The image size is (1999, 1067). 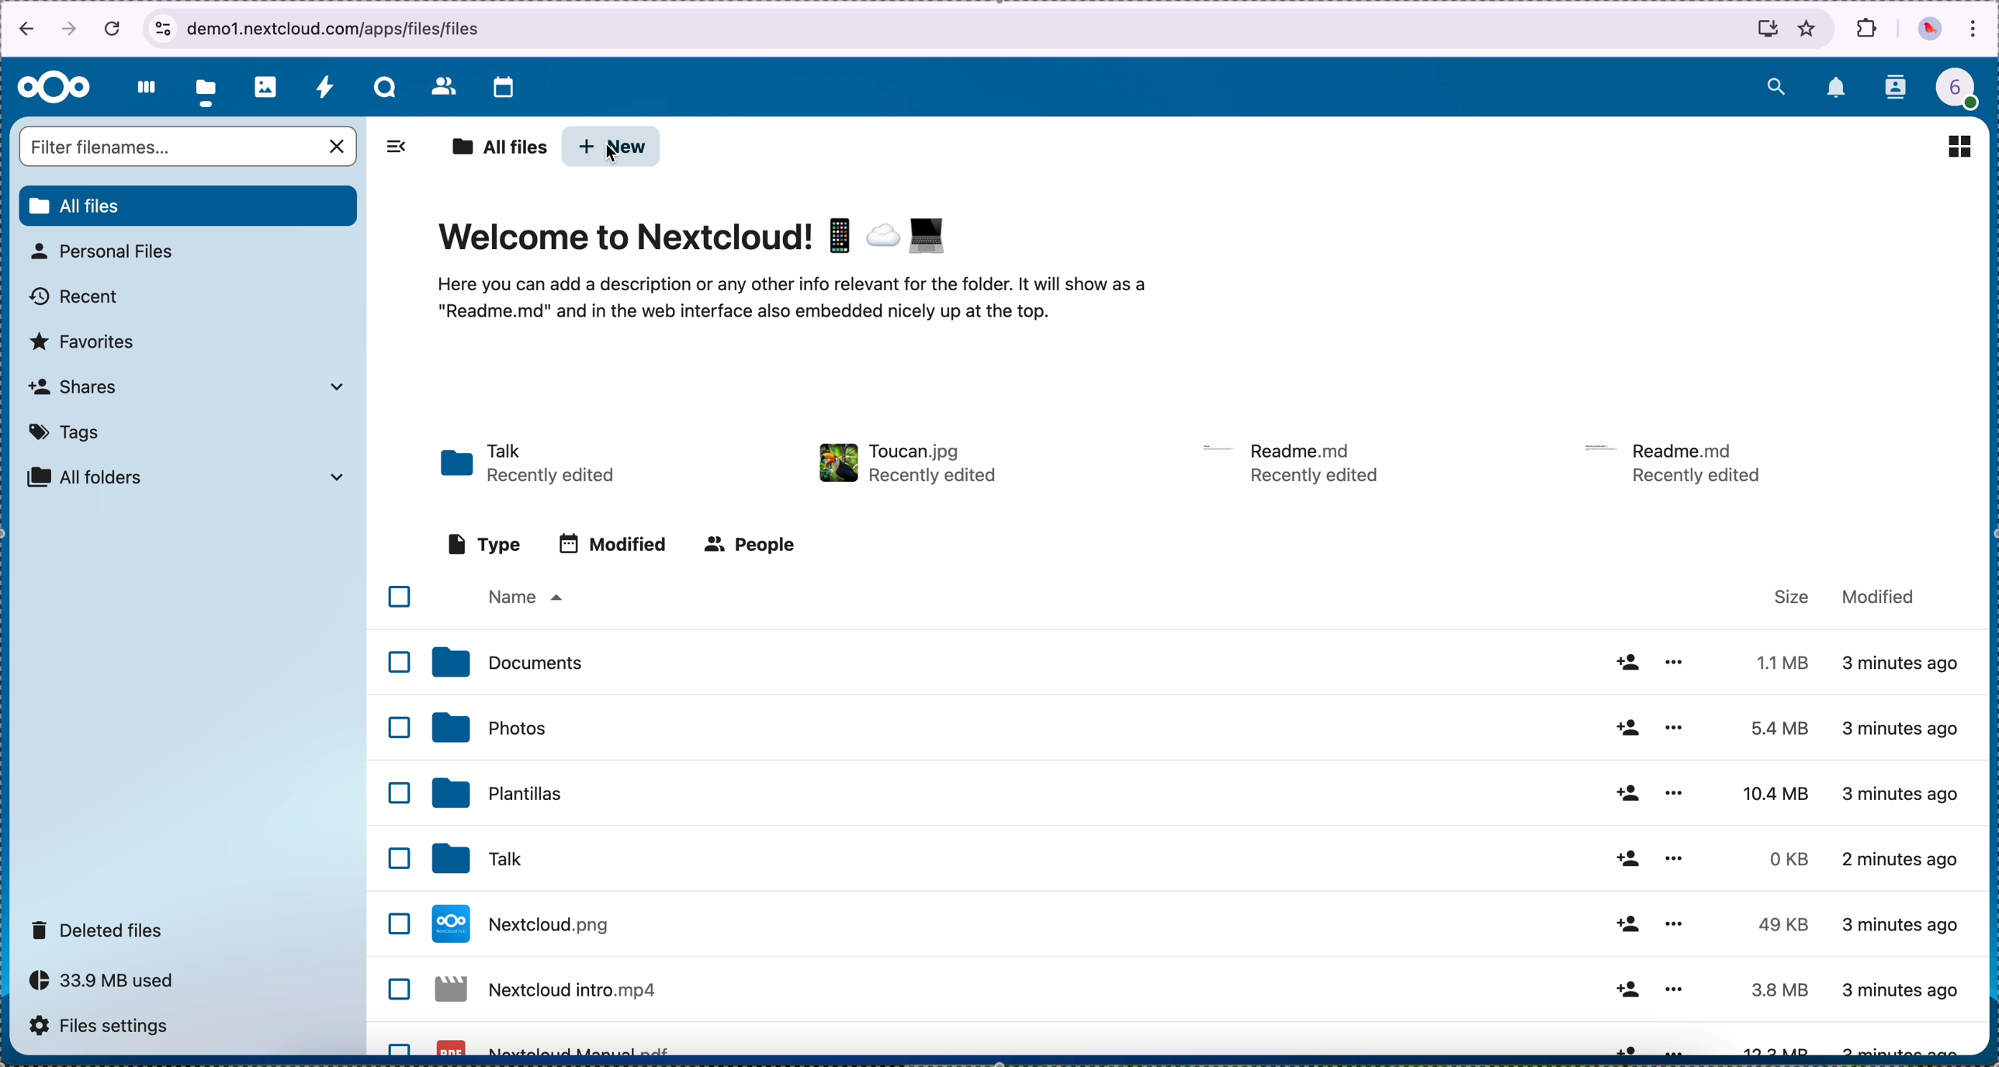 What do you see at coordinates (1627, 923) in the screenshot?
I see `share` at bounding box center [1627, 923].